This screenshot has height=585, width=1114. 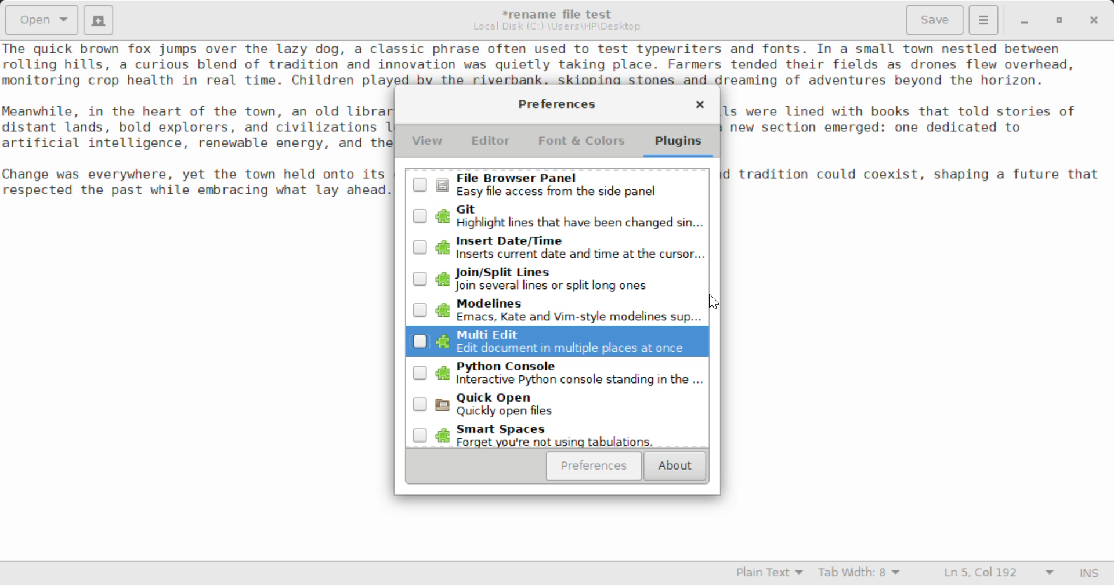 What do you see at coordinates (716, 304) in the screenshot?
I see `Cursor Position` at bounding box center [716, 304].